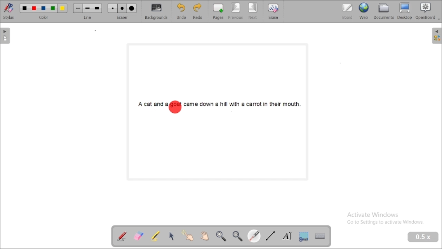  I want to click on next, so click(253, 11).